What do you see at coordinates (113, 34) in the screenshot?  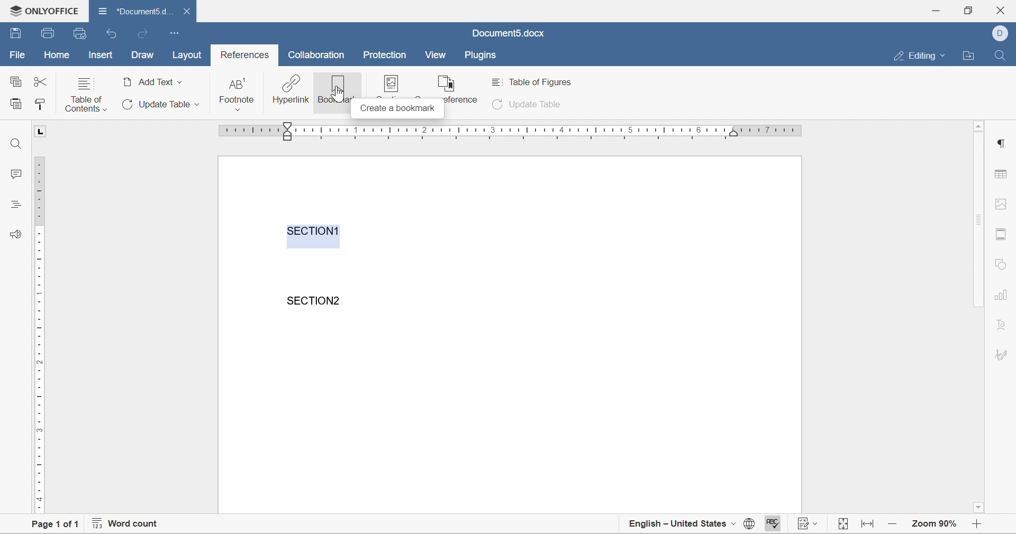 I see `undo` at bounding box center [113, 34].